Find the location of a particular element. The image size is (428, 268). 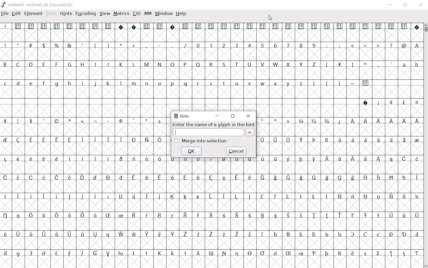

Symbol is located at coordinates (159, 178).